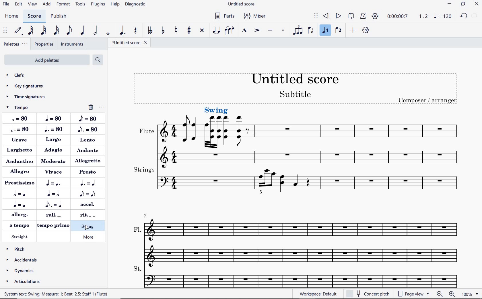 Image resolution: width=482 pixels, height=299 pixels. Describe the element at coordinates (311, 31) in the screenshot. I see `FLIP DIRECTION` at that location.